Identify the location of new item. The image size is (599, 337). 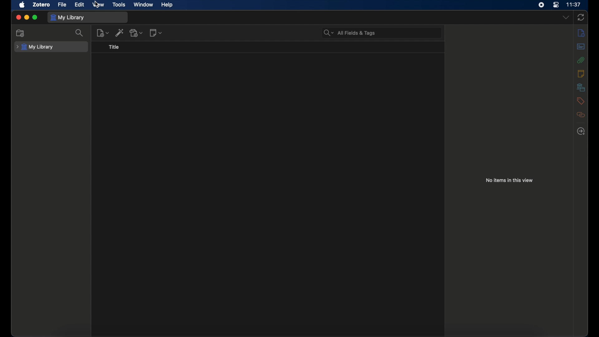
(103, 33).